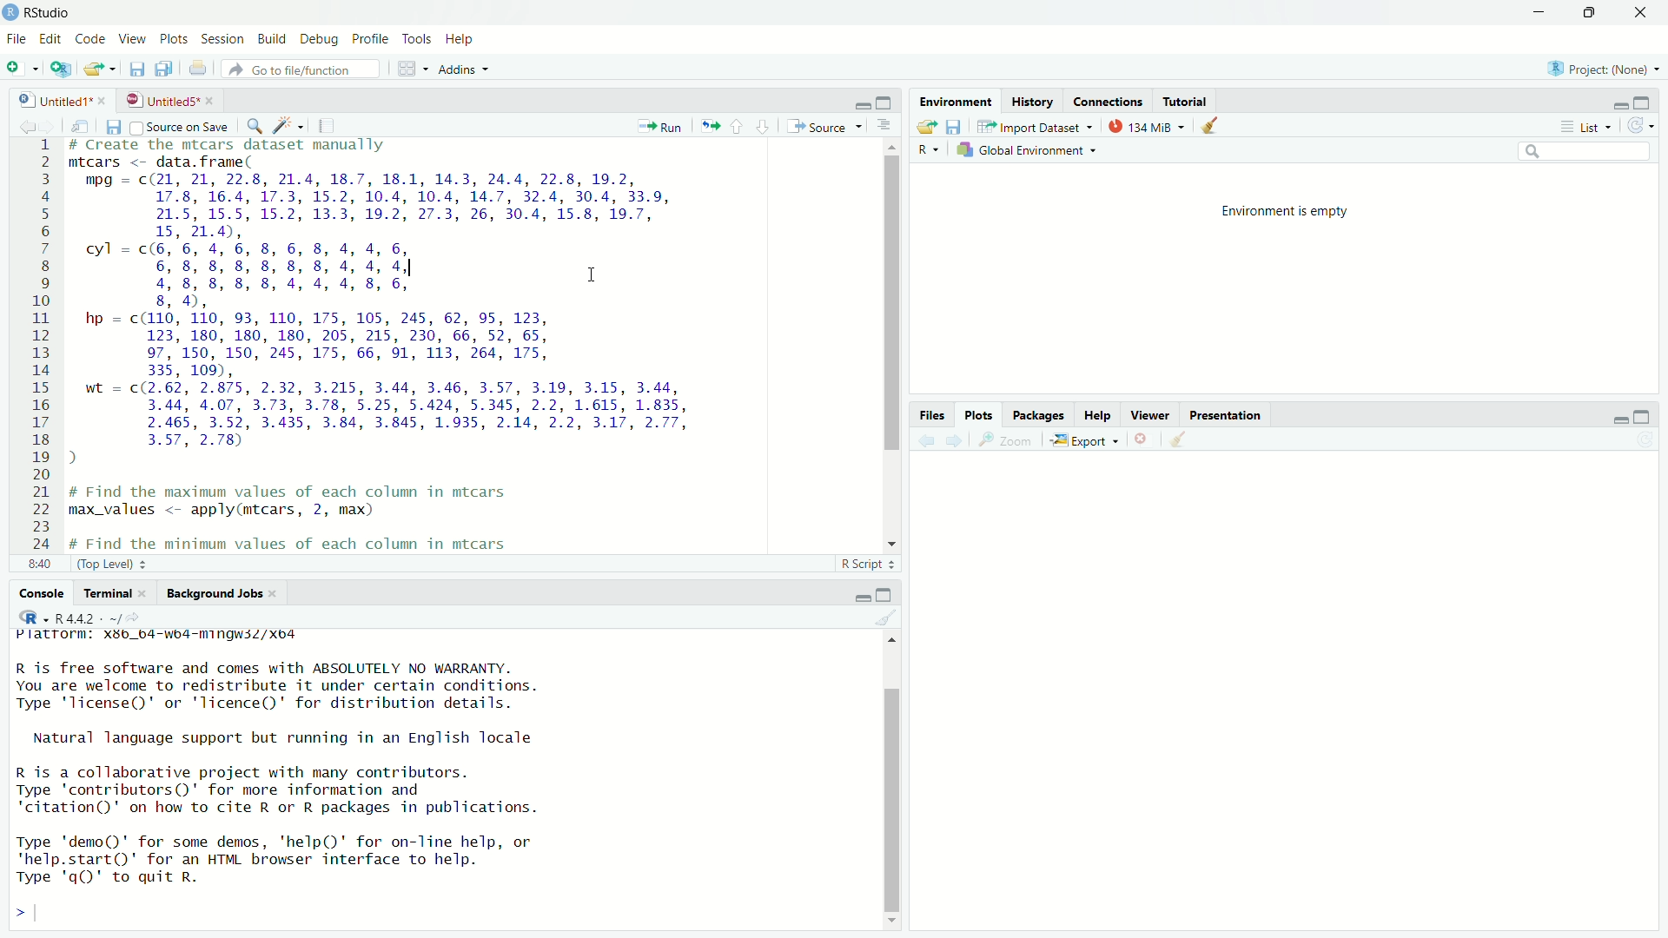  Describe the element at coordinates (77, 617) in the screenshot. I see `«R442 - ~/` at that location.